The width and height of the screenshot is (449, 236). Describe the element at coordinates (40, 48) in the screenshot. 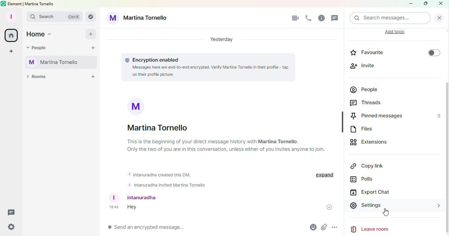

I see `People` at that location.